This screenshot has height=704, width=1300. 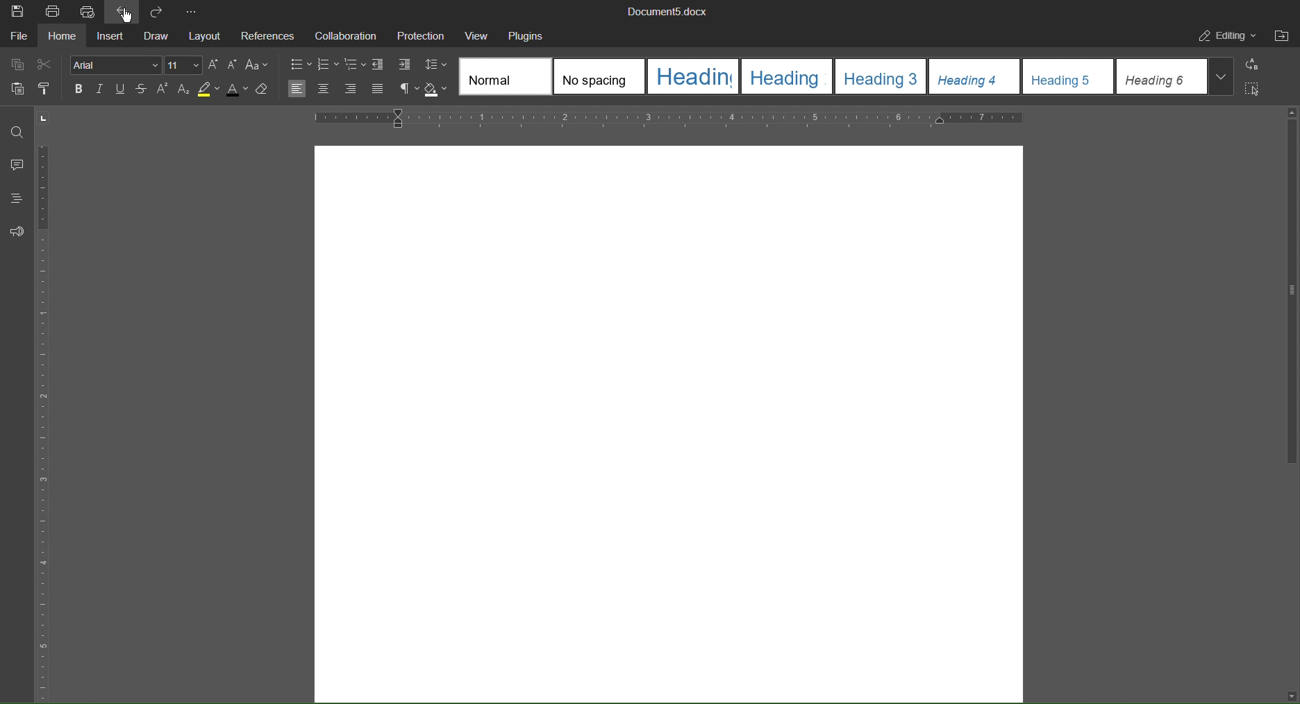 I want to click on Subscript, so click(x=184, y=89).